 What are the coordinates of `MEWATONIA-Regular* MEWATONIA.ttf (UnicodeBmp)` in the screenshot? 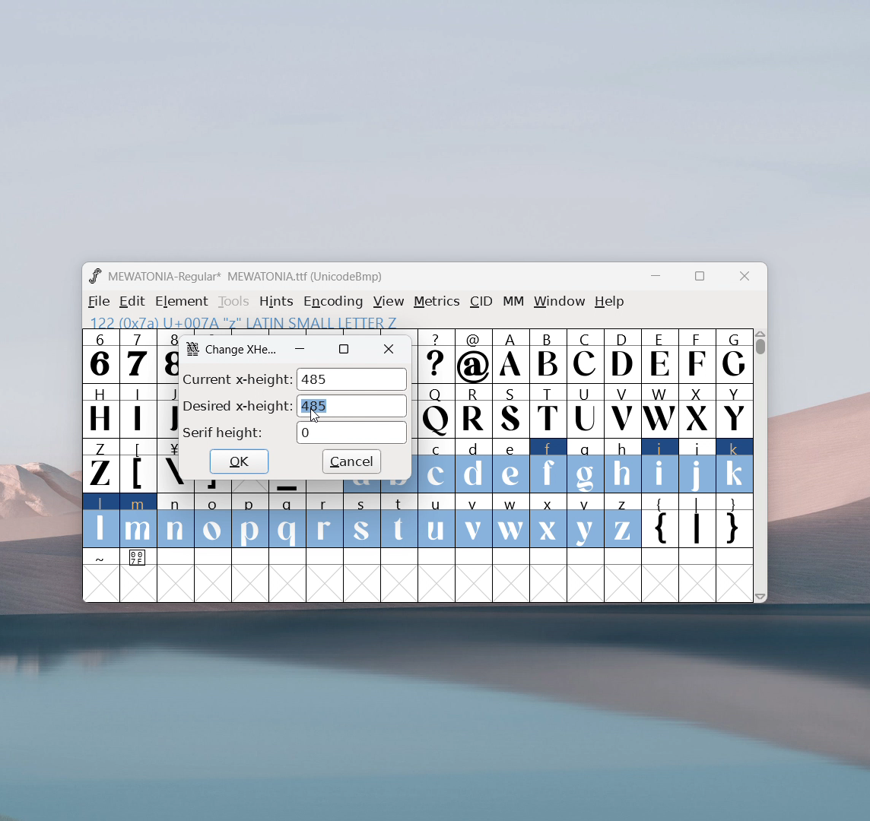 It's located at (248, 277).